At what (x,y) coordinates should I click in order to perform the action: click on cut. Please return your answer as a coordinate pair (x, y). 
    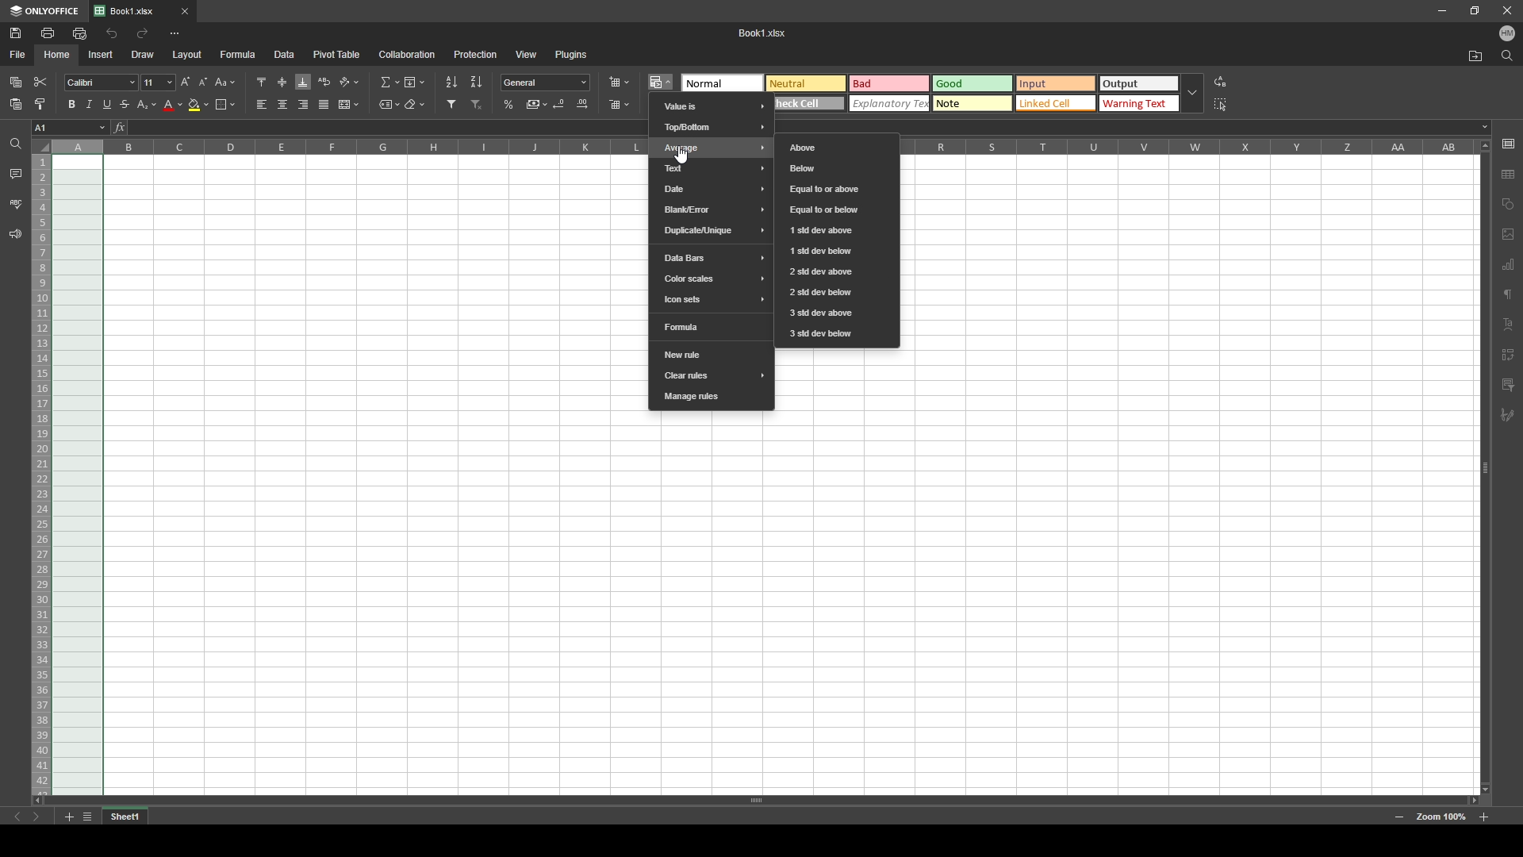
    Looking at the image, I should click on (41, 83).